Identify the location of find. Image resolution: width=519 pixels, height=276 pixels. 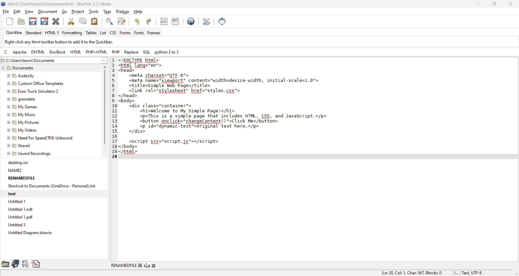
(110, 22).